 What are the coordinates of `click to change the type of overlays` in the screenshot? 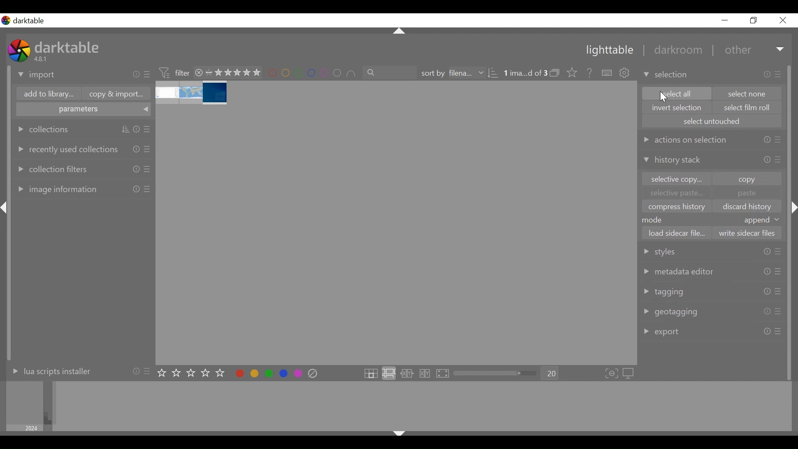 It's located at (570, 72).